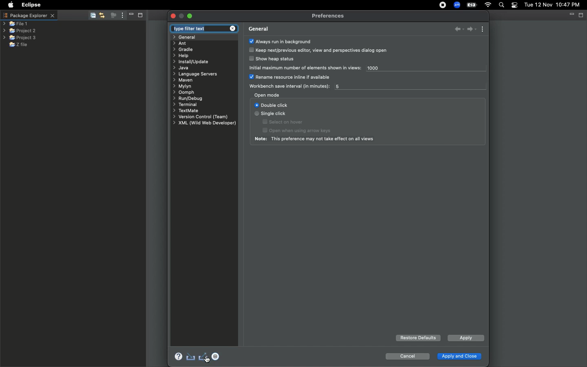  I want to click on Eclipse, so click(32, 6).